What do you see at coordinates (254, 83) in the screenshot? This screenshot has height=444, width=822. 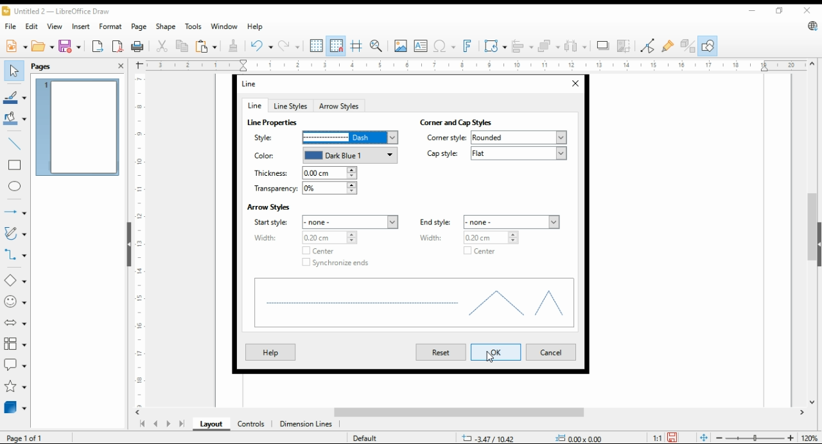 I see `line format window` at bounding box center [254, 83].